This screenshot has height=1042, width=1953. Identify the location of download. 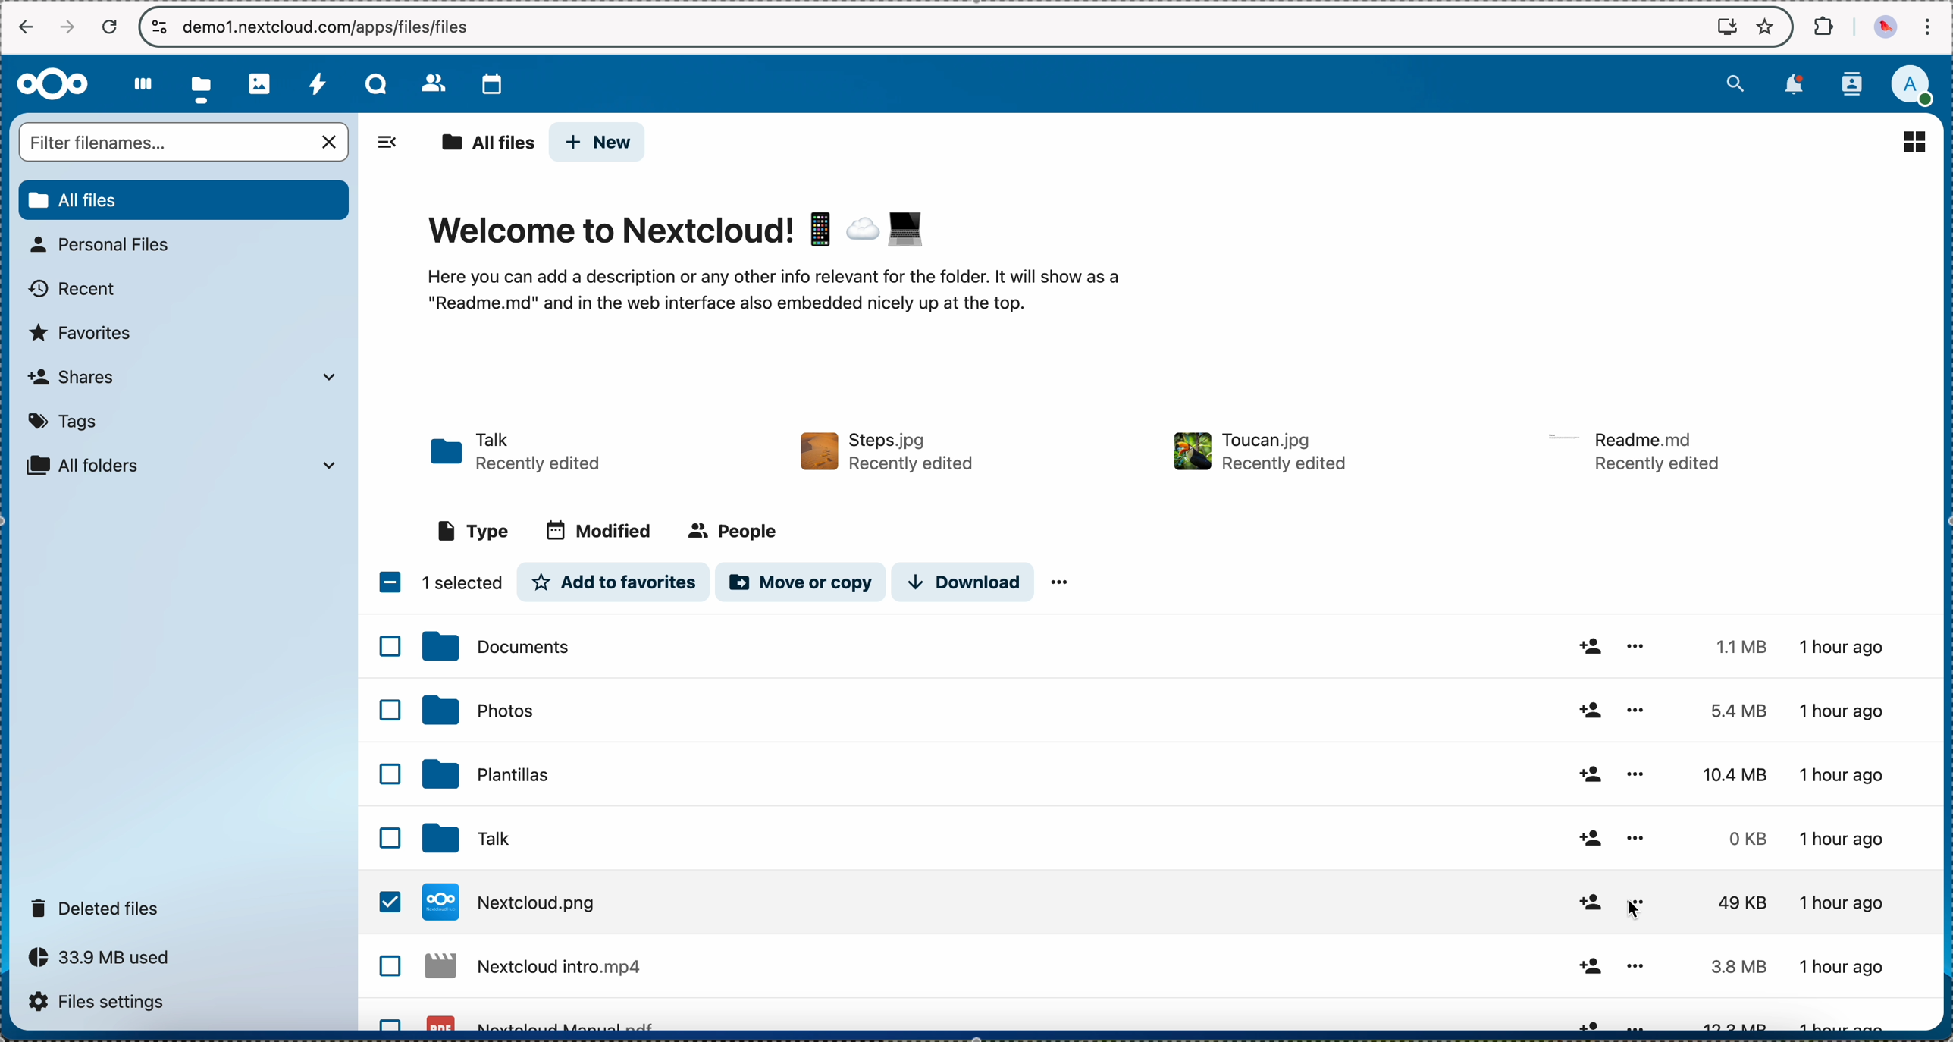
(964, 582).